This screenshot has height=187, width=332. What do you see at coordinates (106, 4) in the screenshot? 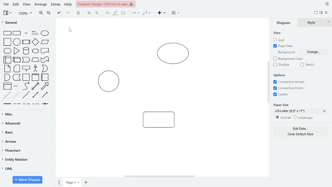
I see `unsaved changes. Click here to save` at bounding box center [106, 4].